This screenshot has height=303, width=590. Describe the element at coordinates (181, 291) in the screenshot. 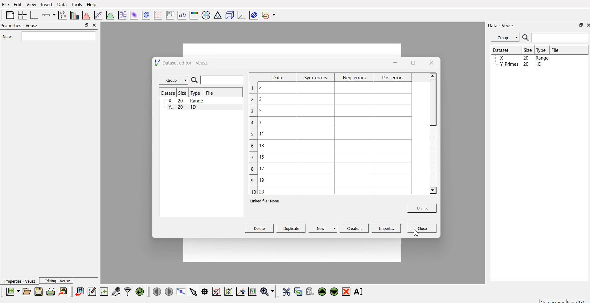

I see `view plot full screen` at that location.